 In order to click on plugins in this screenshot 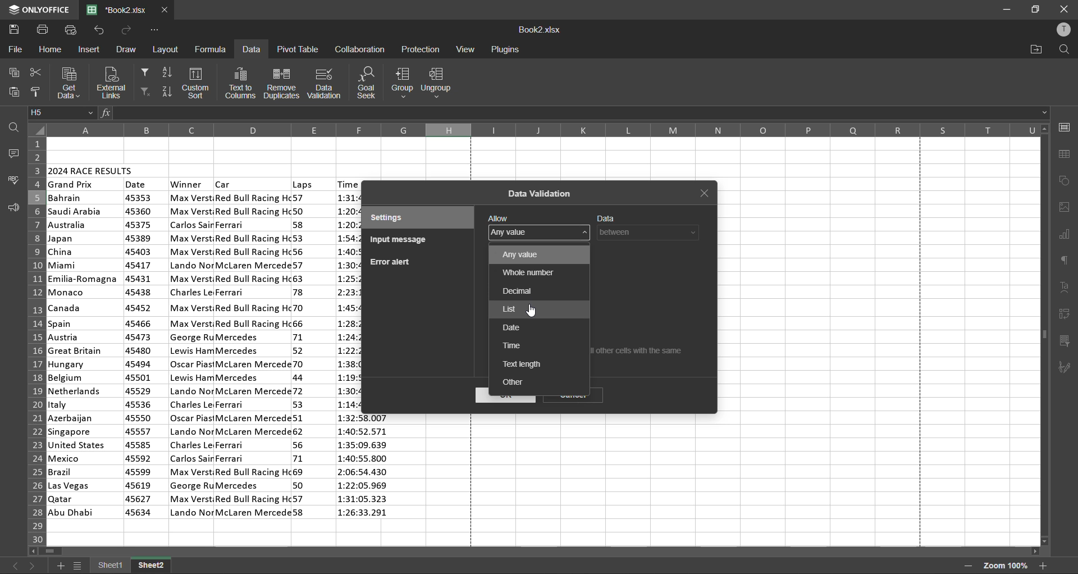, I will do `click(505, 50)`.